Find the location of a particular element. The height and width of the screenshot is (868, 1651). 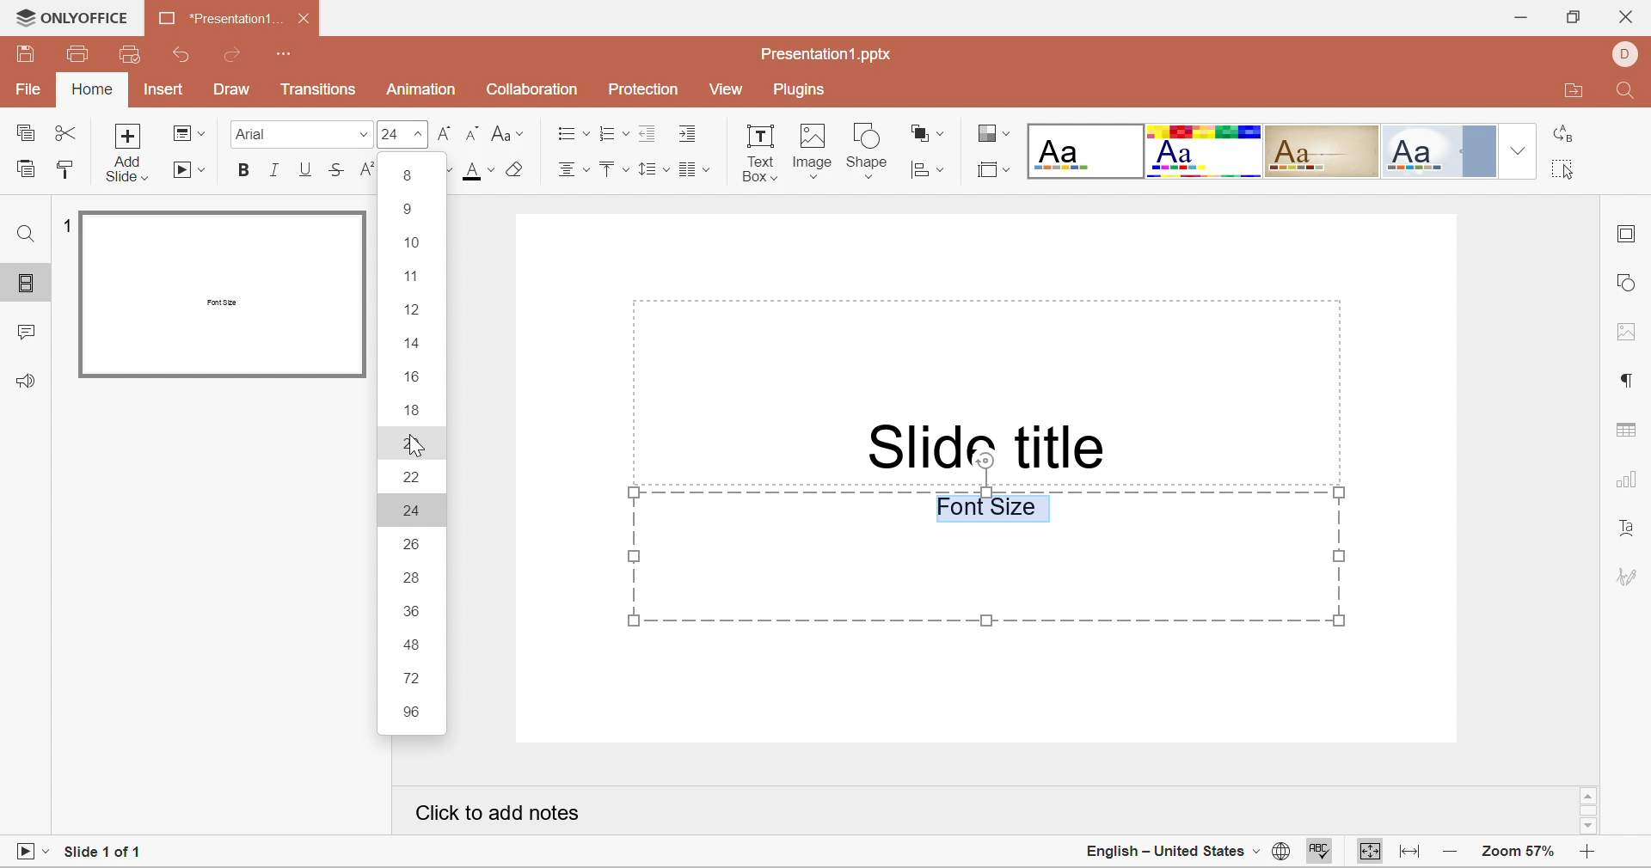

48 is located at coordinates (414, 645).